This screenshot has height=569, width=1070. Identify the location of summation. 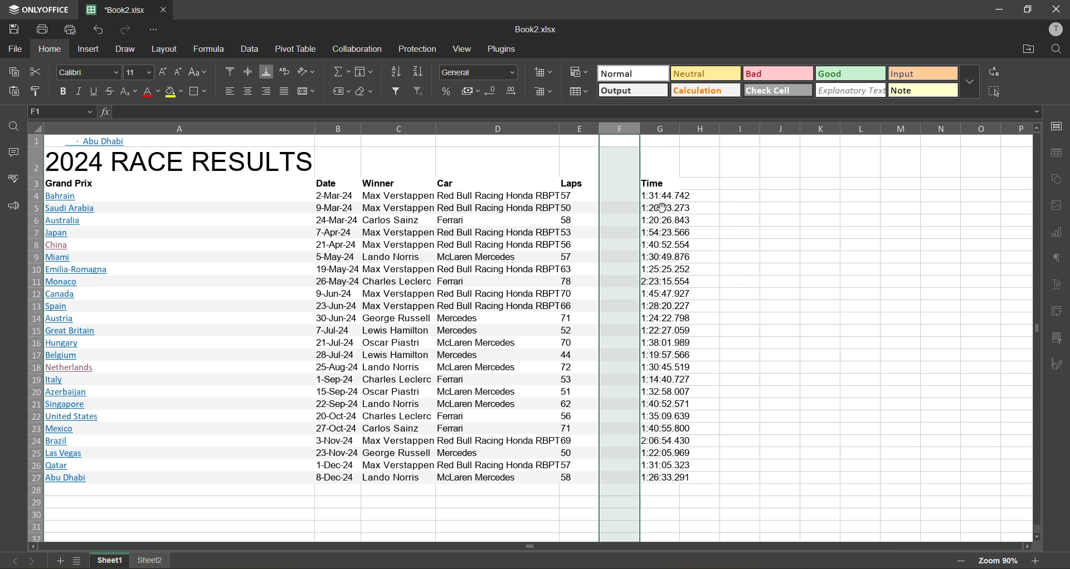
(338, 72).